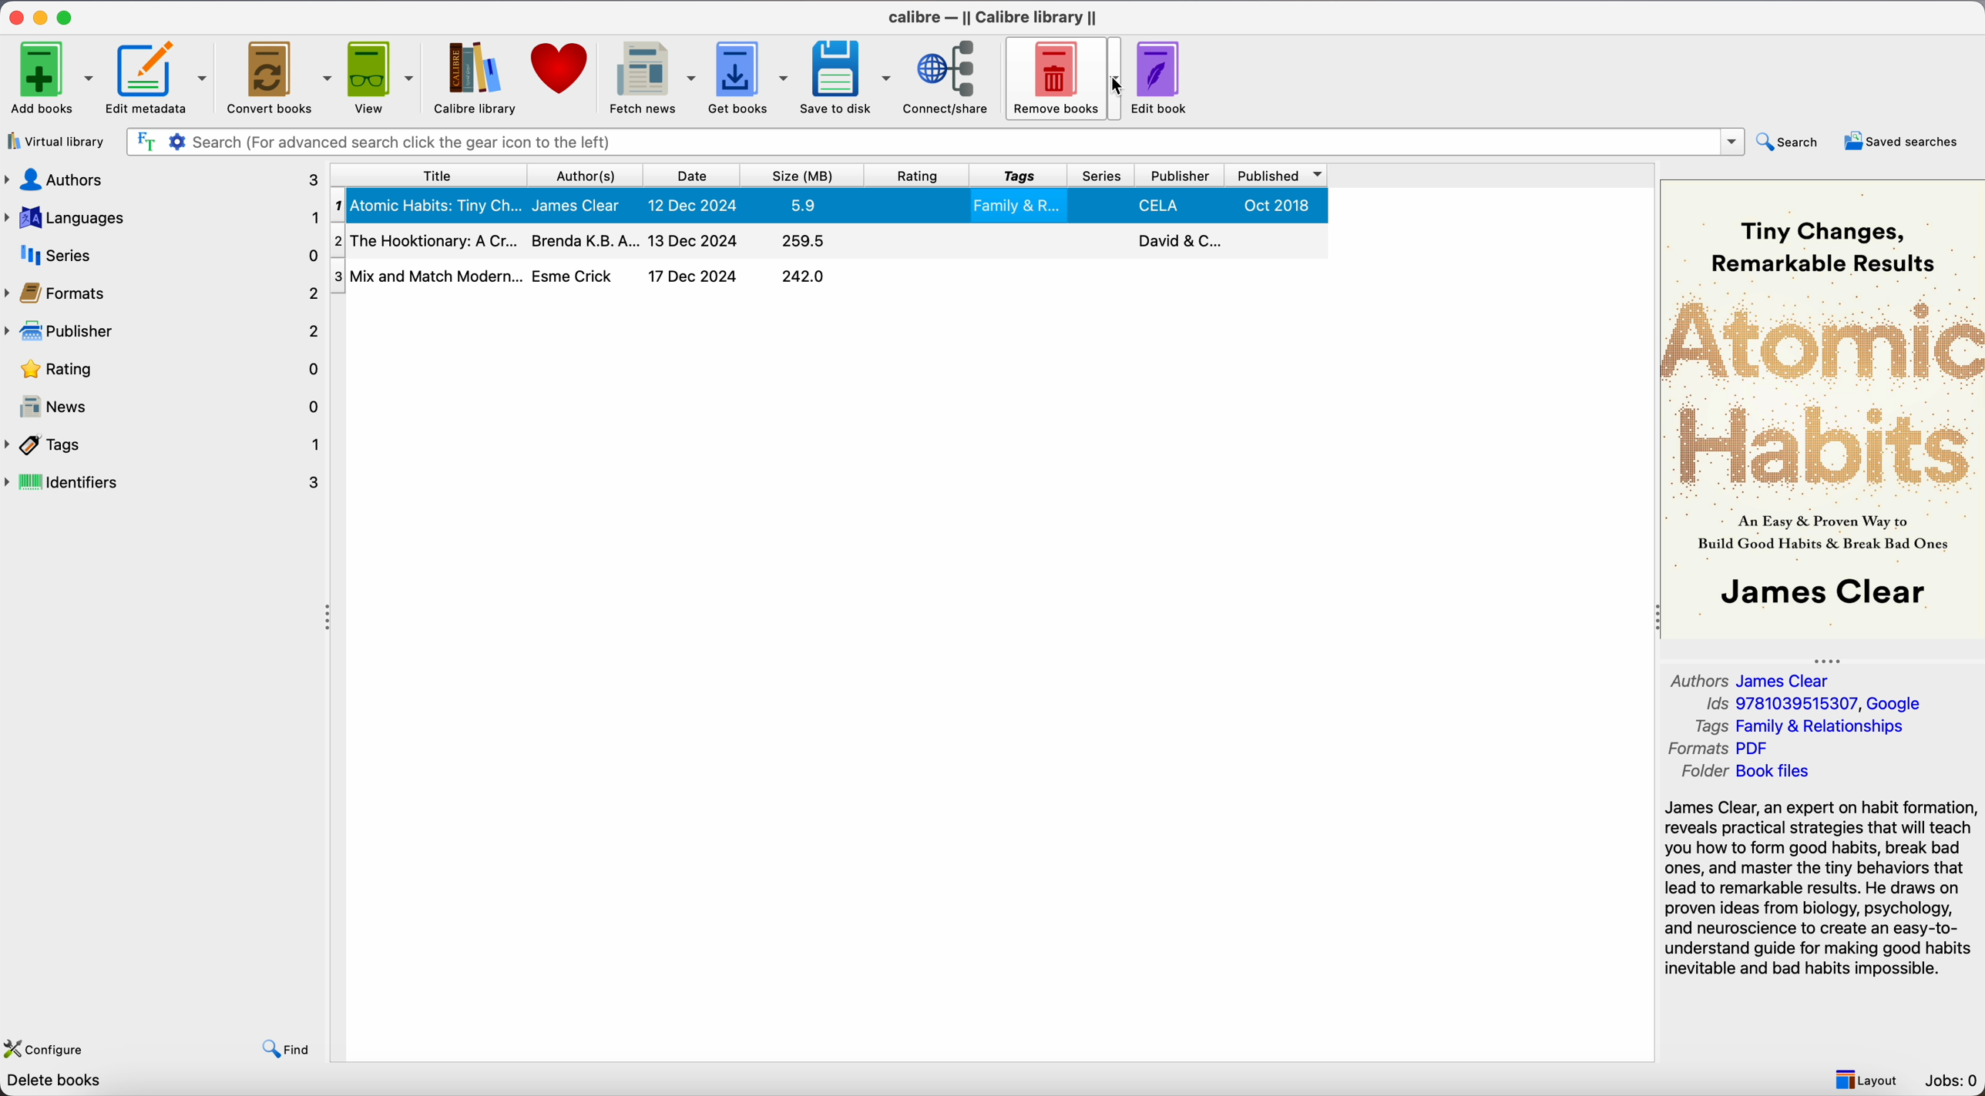 The height and width of the screenshot is (1096, 1985). What do you see at coordinates (1952, 1081) in the screenshot?
I see `Jobs: 0` at bounding box center [1952, 1081].